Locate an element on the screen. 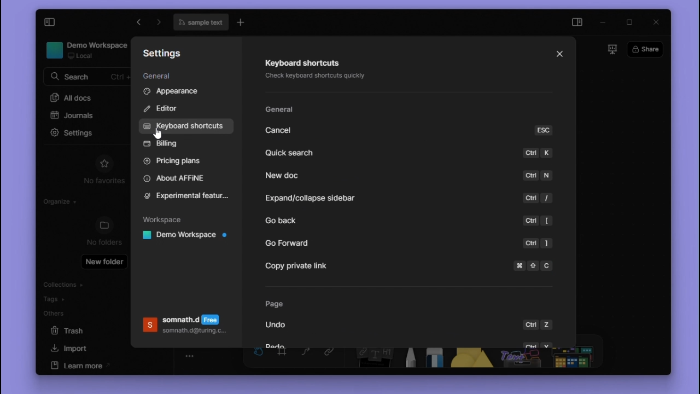  Redo is located at coordinates (279, 345).